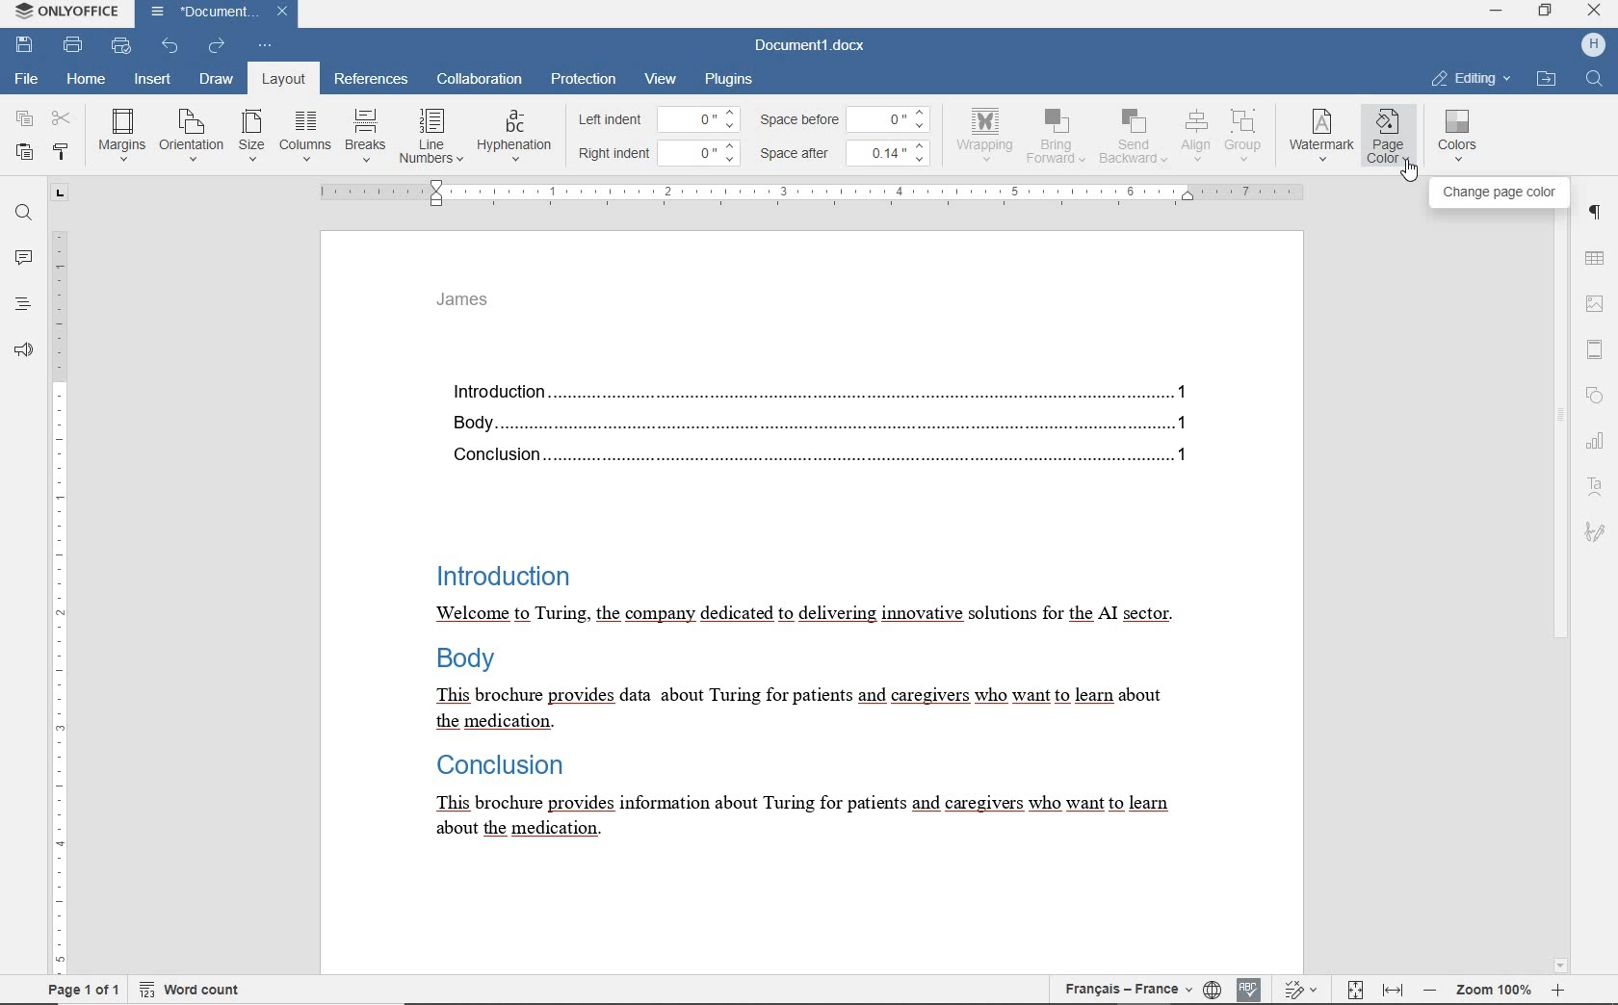 This screenshot has width=1618, height=1005. Describe the element at coordinates (216, 46) in the screenshot. I see `redo` at that location.